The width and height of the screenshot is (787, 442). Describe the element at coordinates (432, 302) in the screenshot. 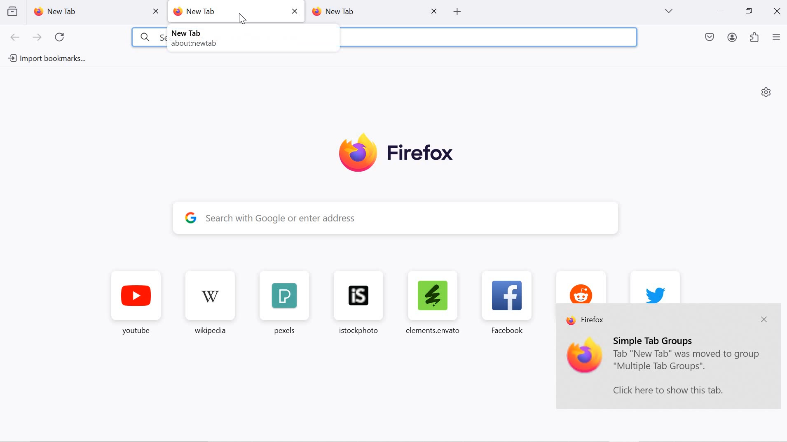

I see `elements.envanto favorite` at that location.